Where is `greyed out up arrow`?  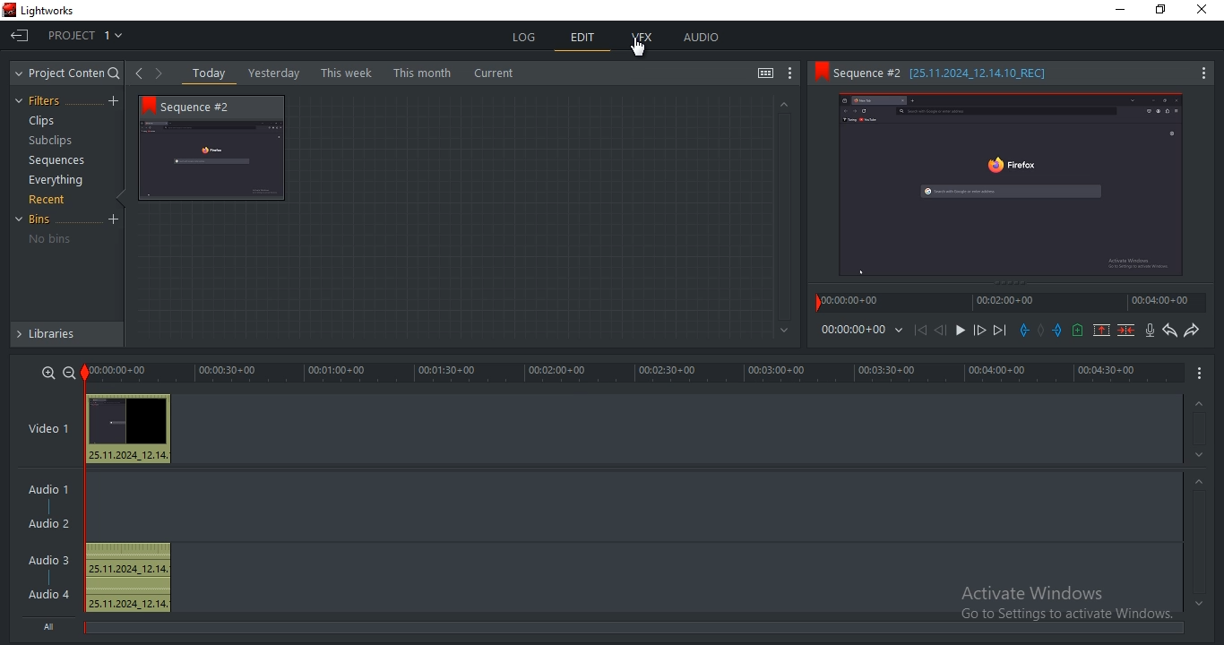
greyed out up arrow is located at coordinates (1201, 480).